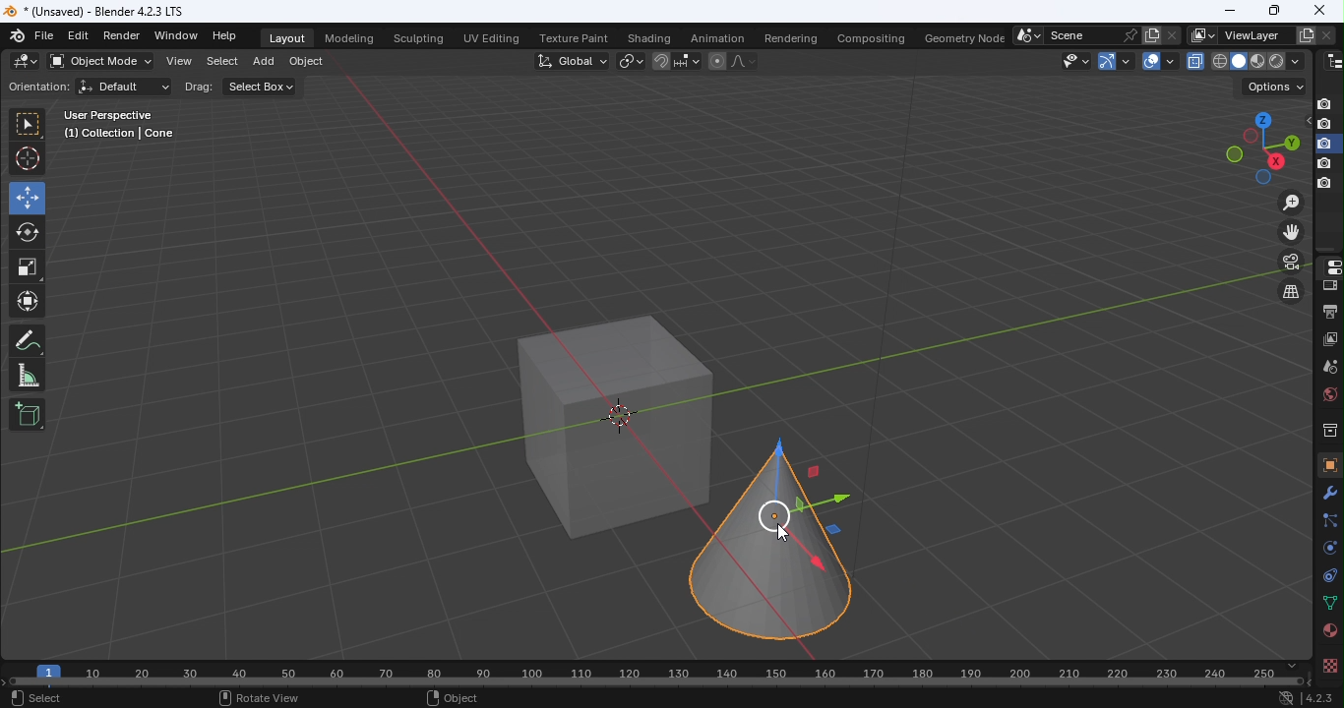 The height and width of the screenshot is (708, 1344). I want to click on Annotate, so click(27, 343).